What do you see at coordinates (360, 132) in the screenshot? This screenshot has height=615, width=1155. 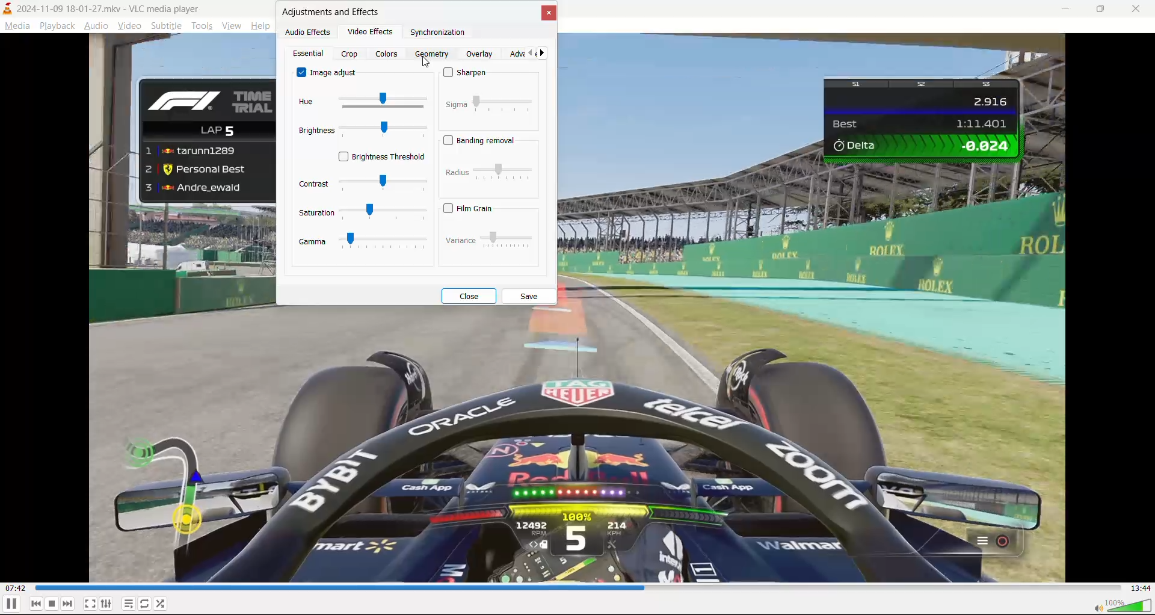 I see `brightness` at bounding box center [360, 132].